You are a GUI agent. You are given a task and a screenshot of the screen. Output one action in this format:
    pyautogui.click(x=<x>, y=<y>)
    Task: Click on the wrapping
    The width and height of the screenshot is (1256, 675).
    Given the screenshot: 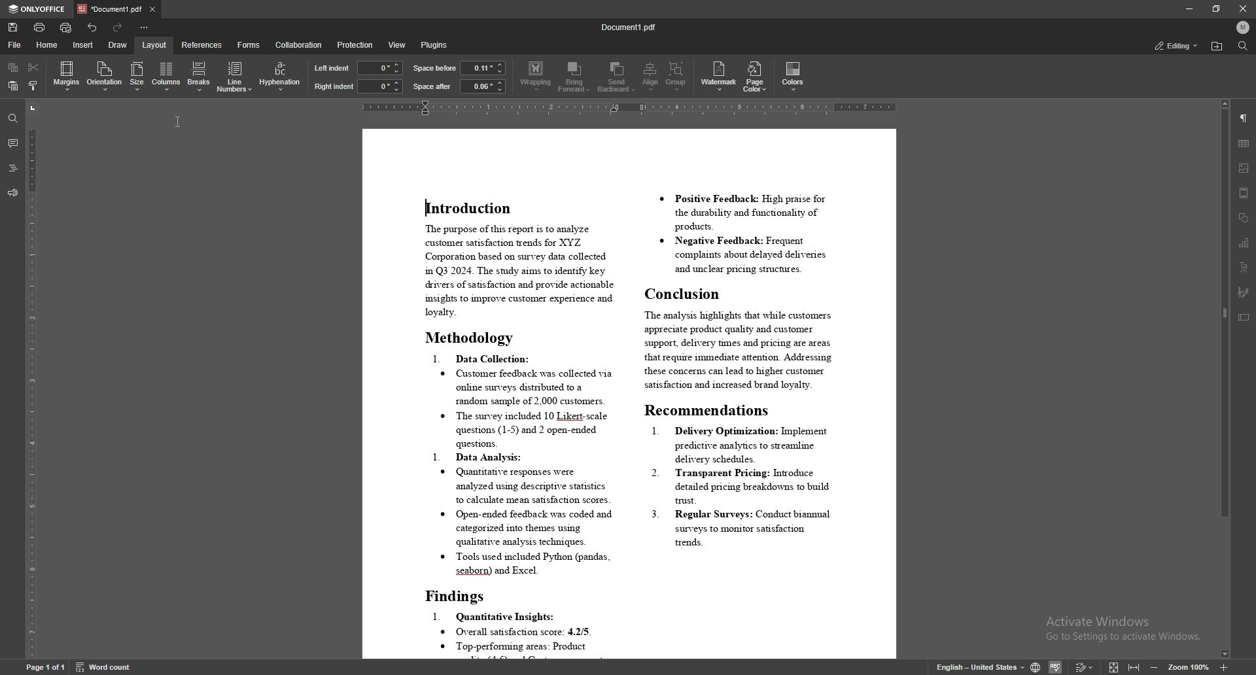 What is the action you would take?
    pyautogui.click(x=536, y=77)
    